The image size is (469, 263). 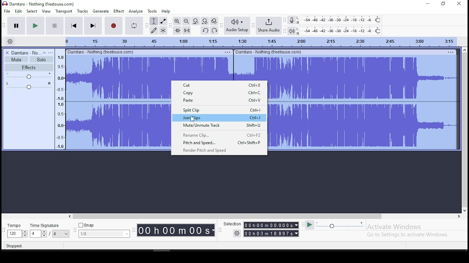 What do you see at coordinates (232, 224) in the screenshot?
I see `selection` at bounding box center [232, 224].